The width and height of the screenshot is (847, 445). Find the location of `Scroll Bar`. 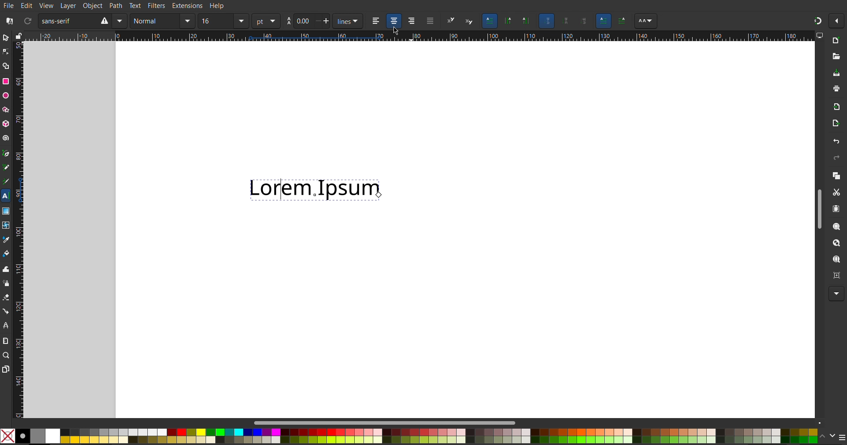

Scroll Bar is located at coordinates (817, 208).